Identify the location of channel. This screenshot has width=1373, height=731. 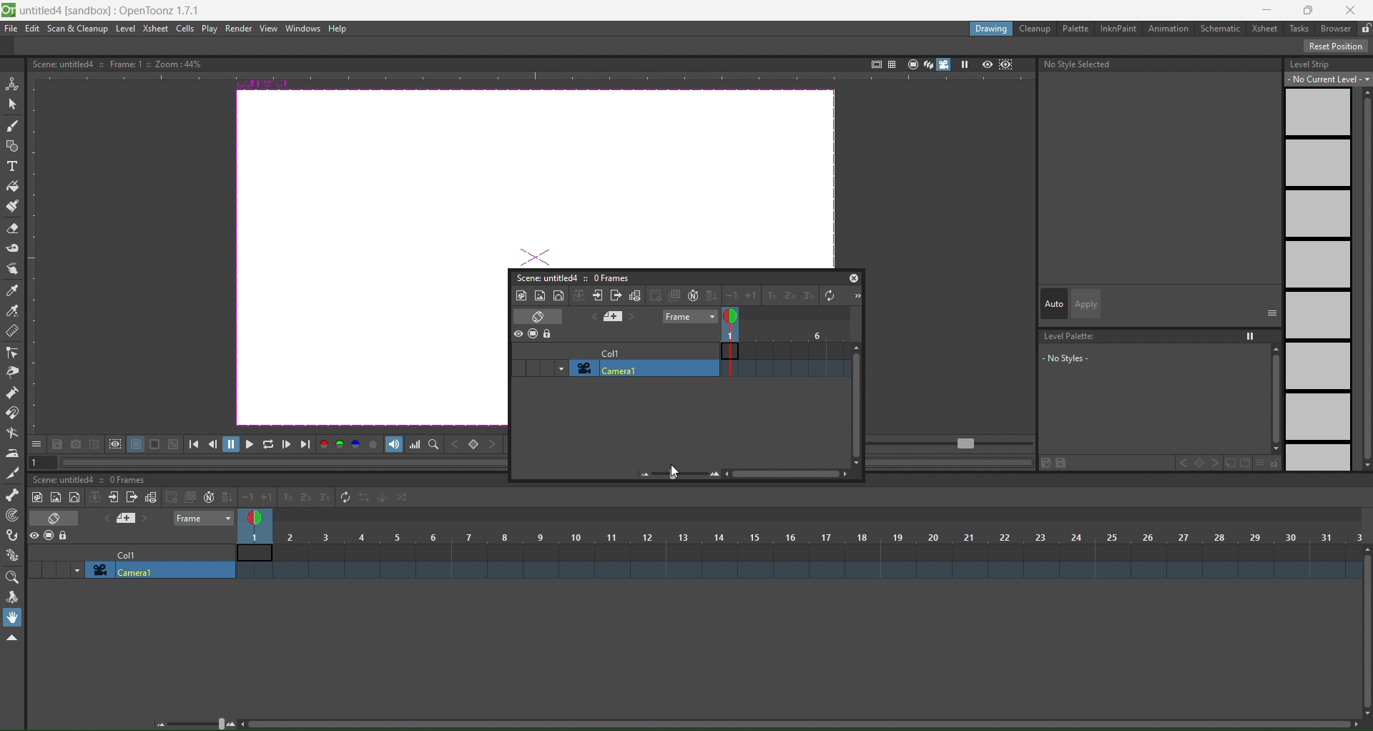
(375, 446).